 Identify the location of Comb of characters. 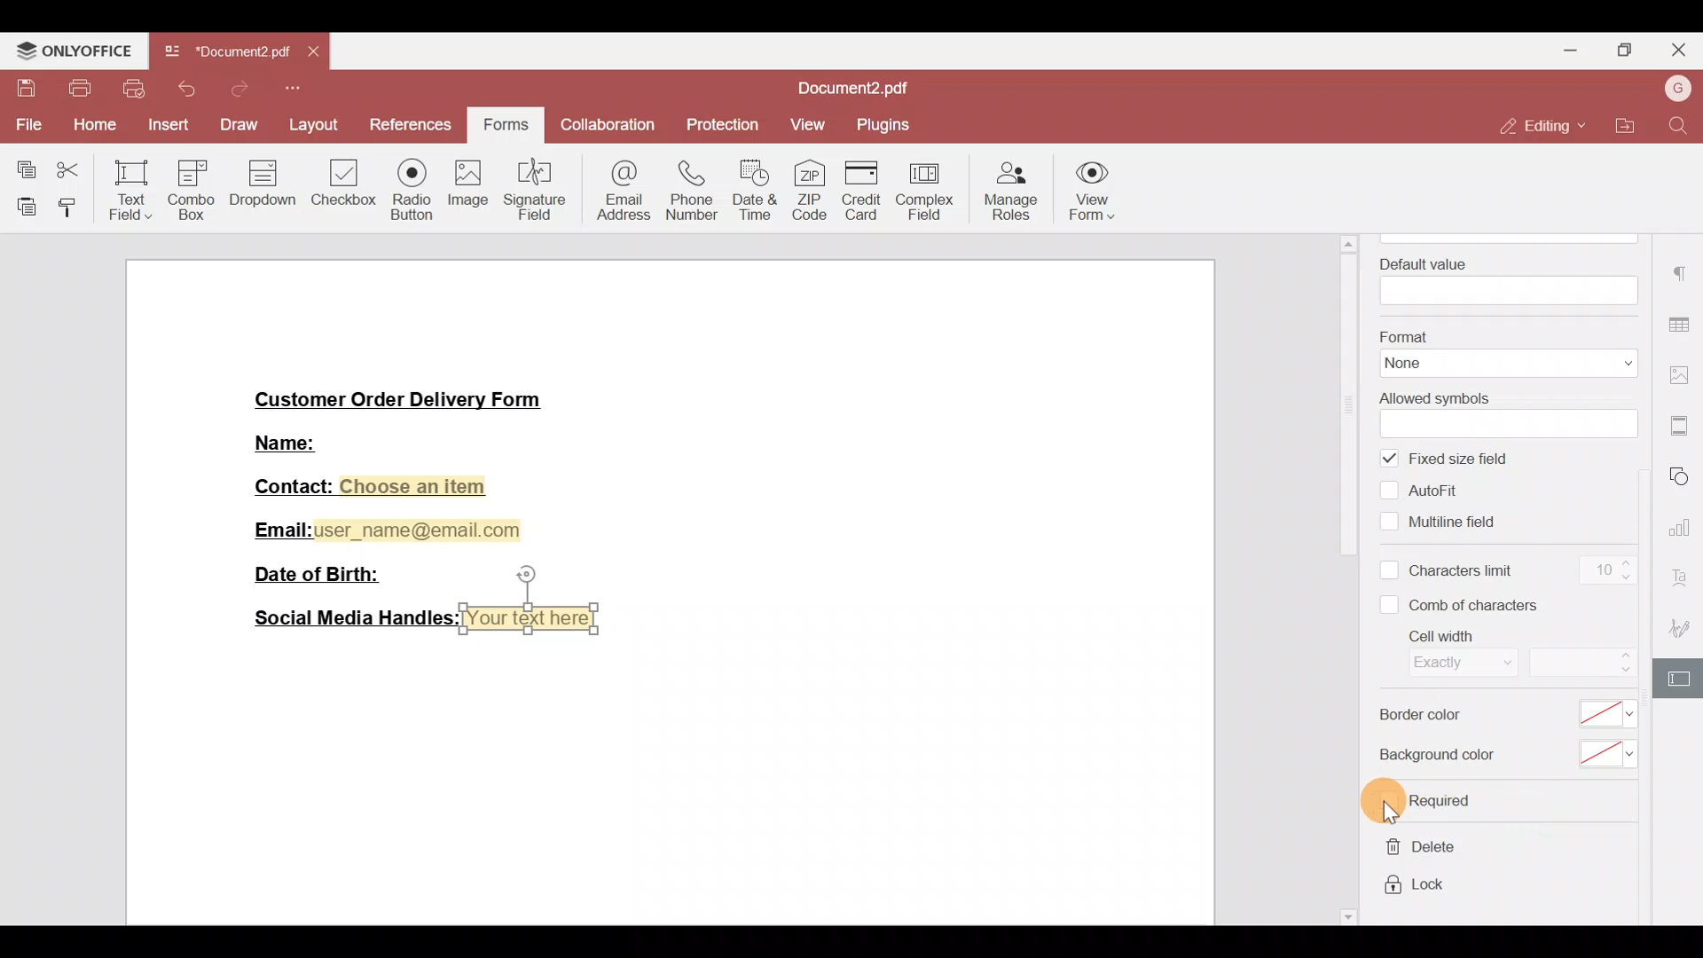
(1465, 604).